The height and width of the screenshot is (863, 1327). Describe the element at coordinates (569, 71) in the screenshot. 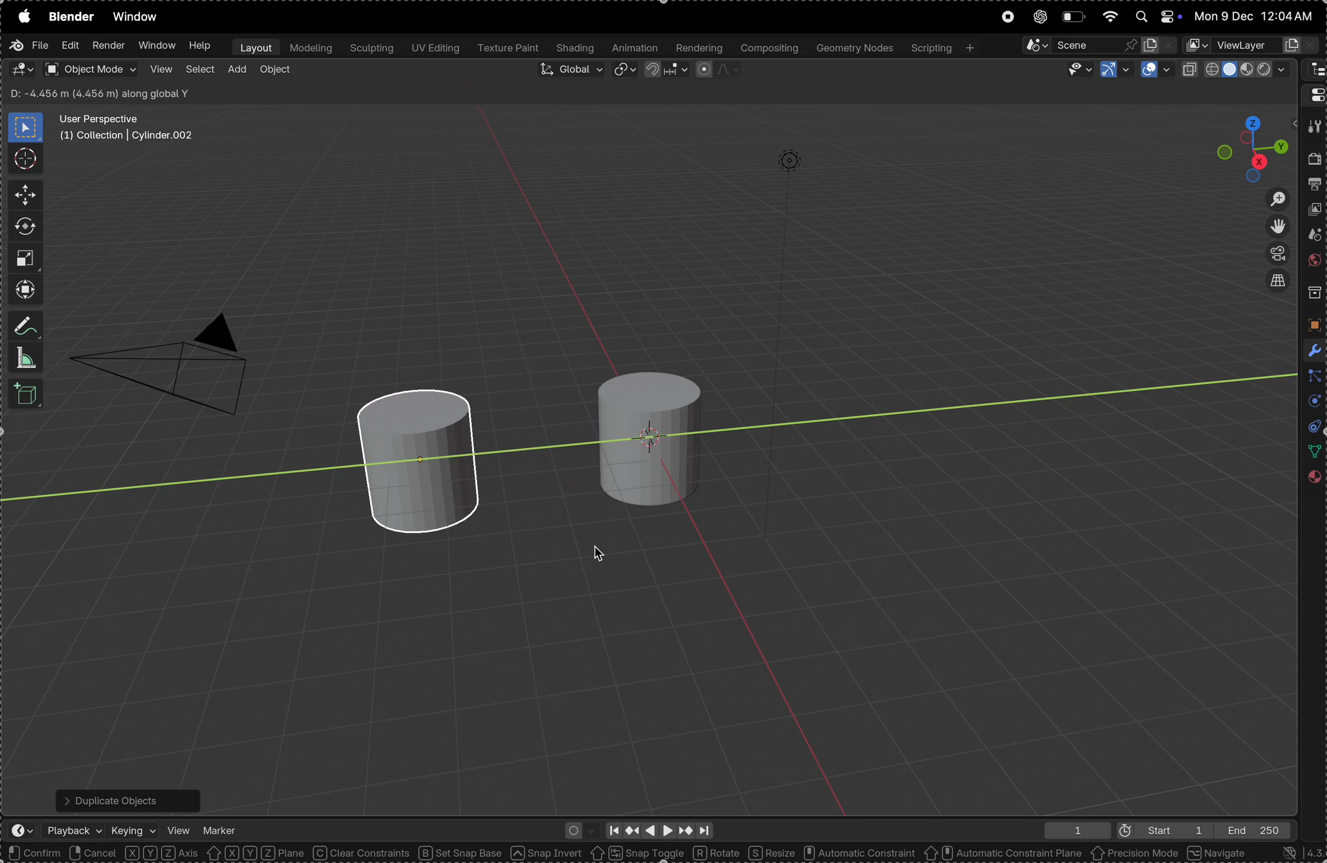

I see `Global` at that location.